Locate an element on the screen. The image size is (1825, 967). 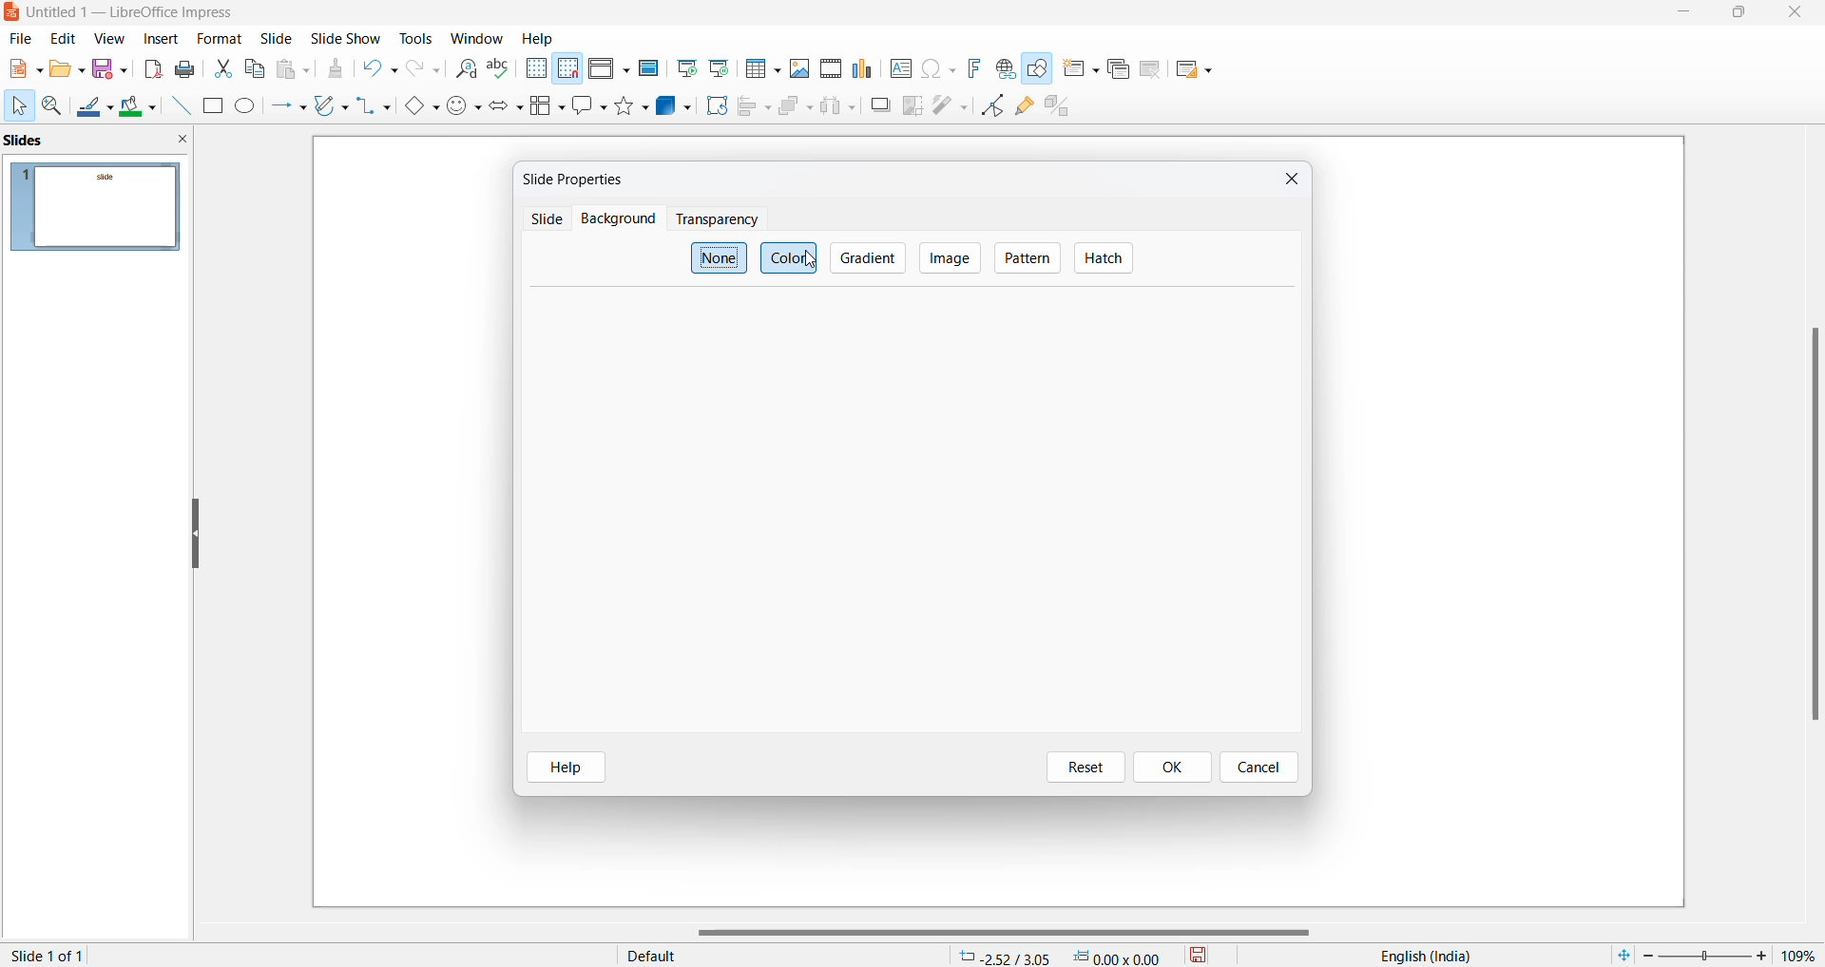
ok is located at coordinates (1178, 767).